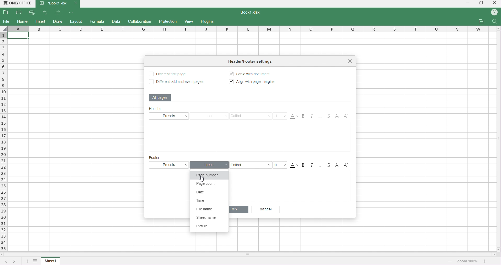 This screenshot has width=501, height=265. I want to click on collaboration, so click(140, 21).